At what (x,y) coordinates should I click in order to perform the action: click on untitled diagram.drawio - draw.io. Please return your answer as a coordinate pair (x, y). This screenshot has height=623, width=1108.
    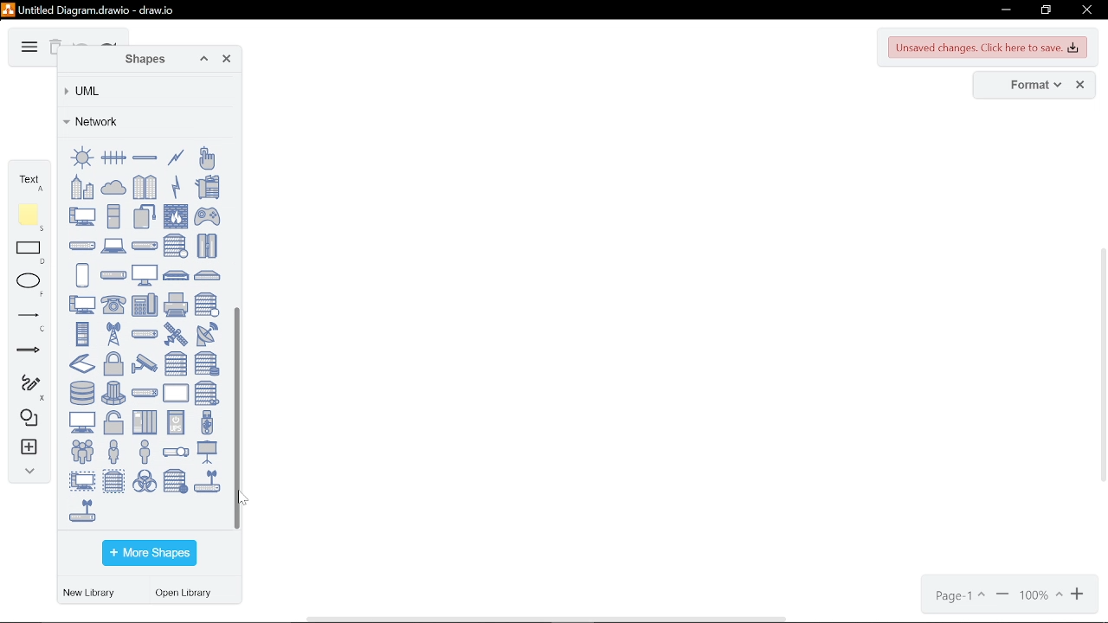
    Looking at the image, I should click on (99, 9).